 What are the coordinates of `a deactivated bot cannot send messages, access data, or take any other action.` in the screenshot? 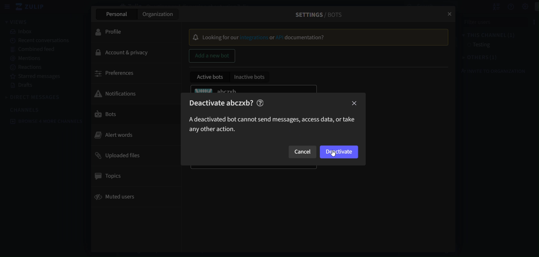 It's located at (271, 123).